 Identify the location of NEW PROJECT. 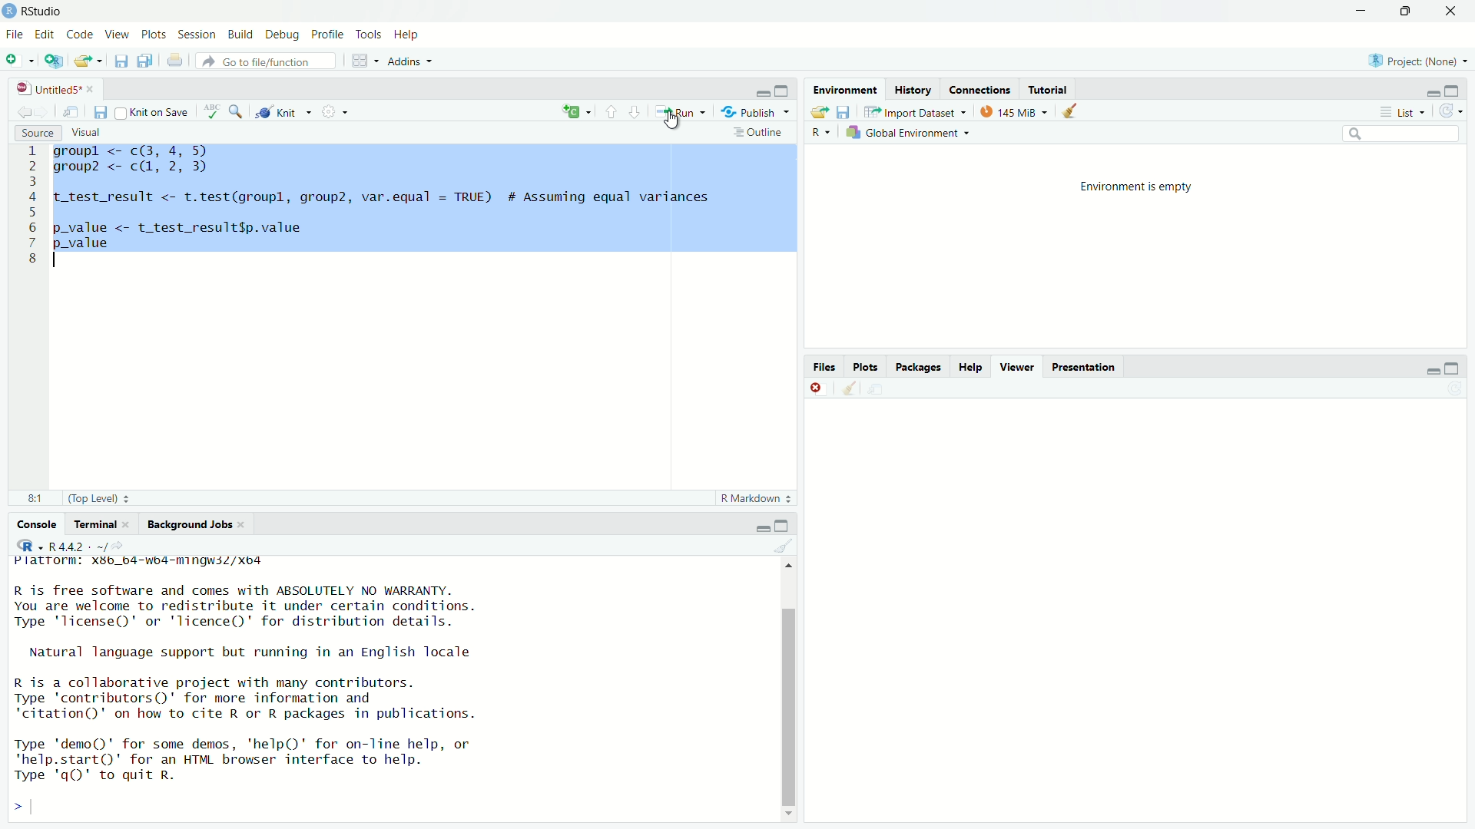
(55, 59).